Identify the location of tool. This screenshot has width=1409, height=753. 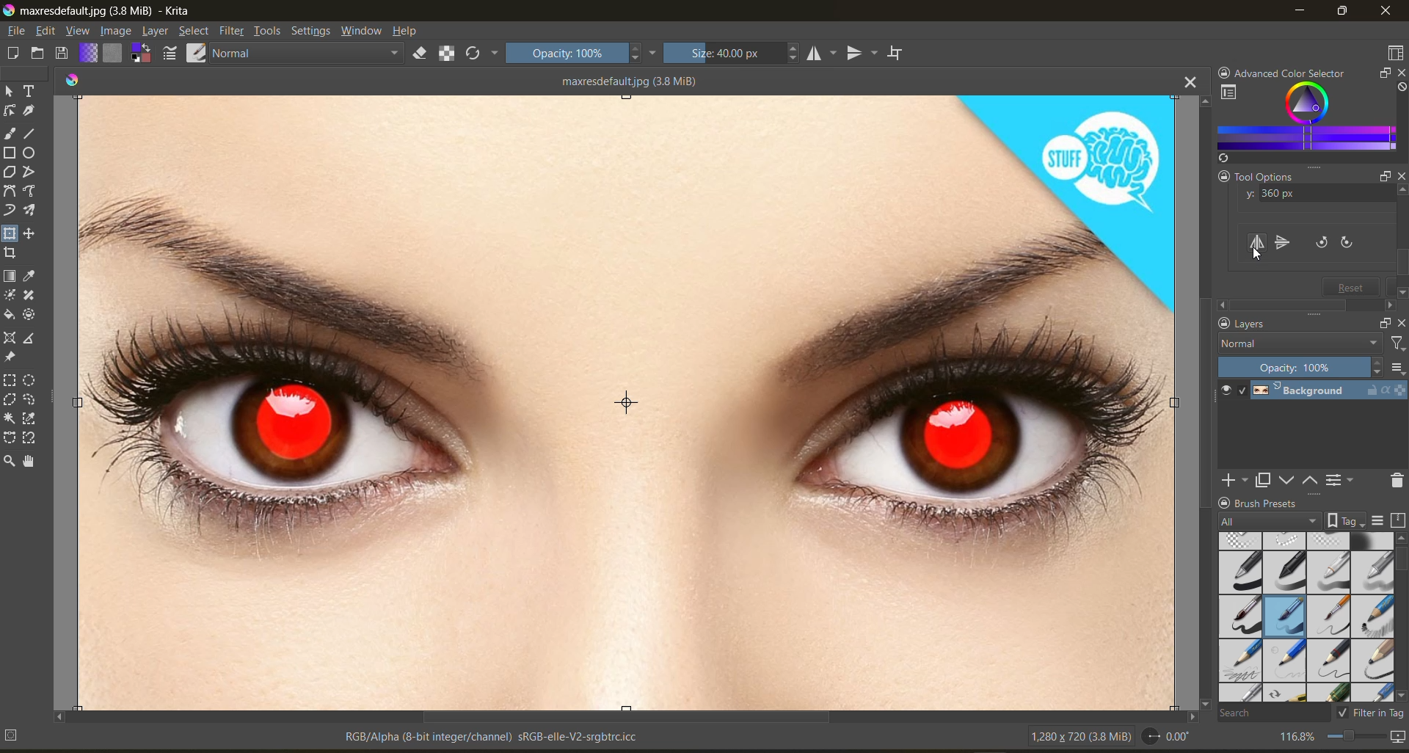
(10, 277).